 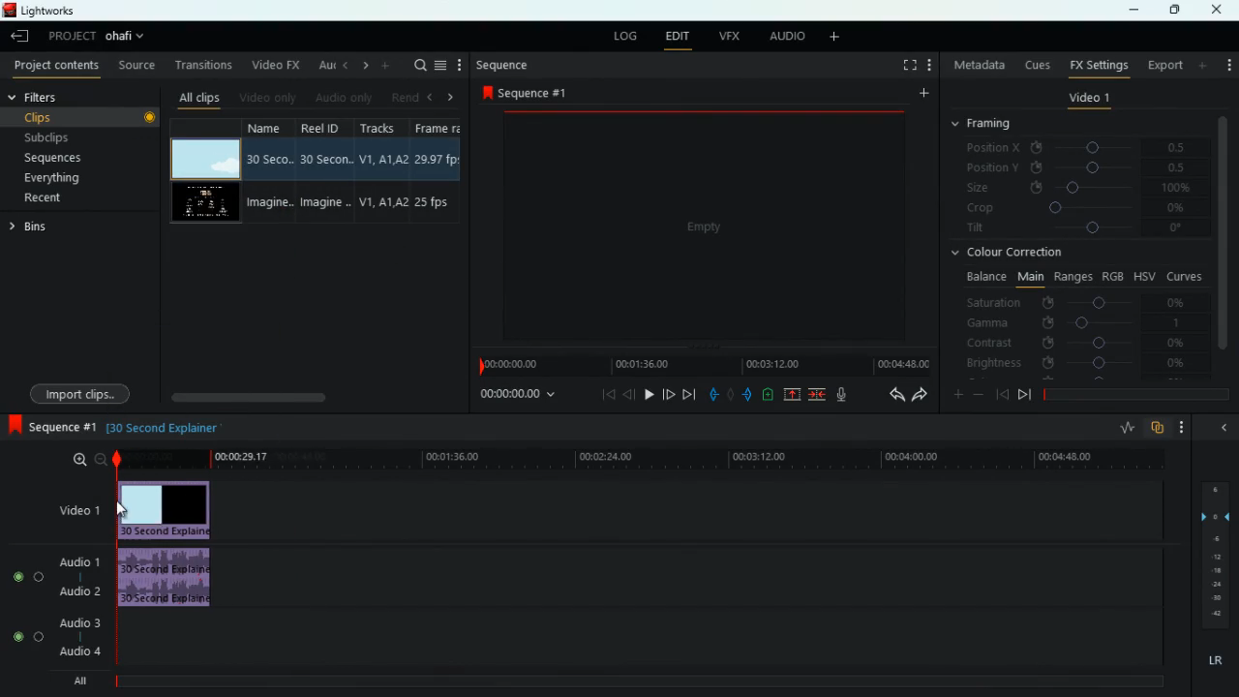 What do you see at coordinates (1144, 276) in the screenshot?
I see `hsv` at bounding box center [1144, 276].